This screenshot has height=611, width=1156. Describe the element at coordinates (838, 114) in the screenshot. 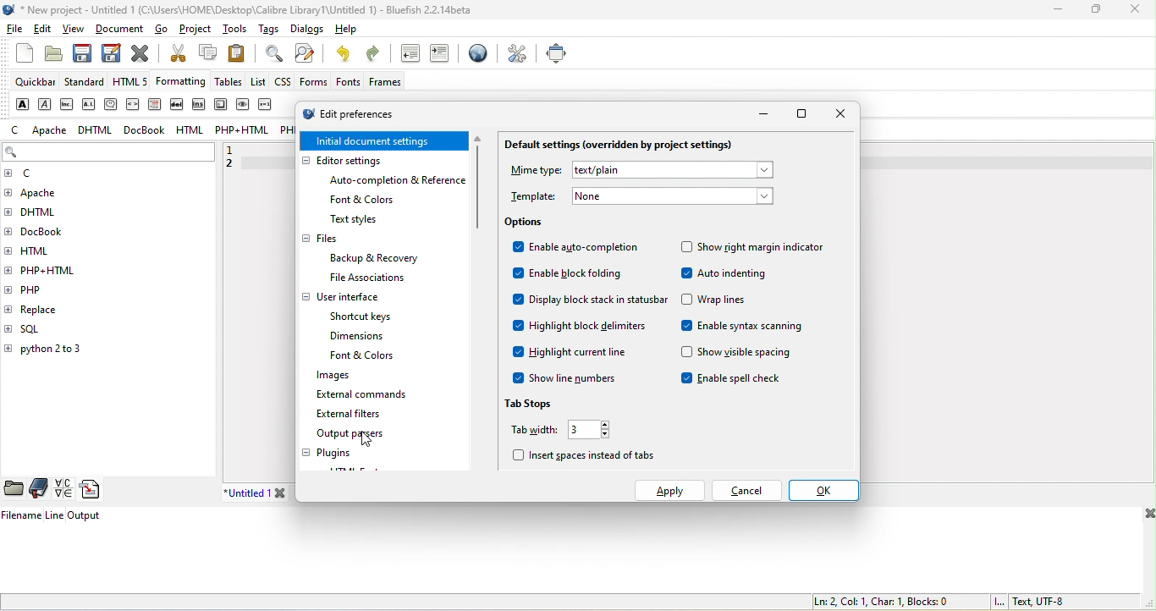

I see `close` at that location.